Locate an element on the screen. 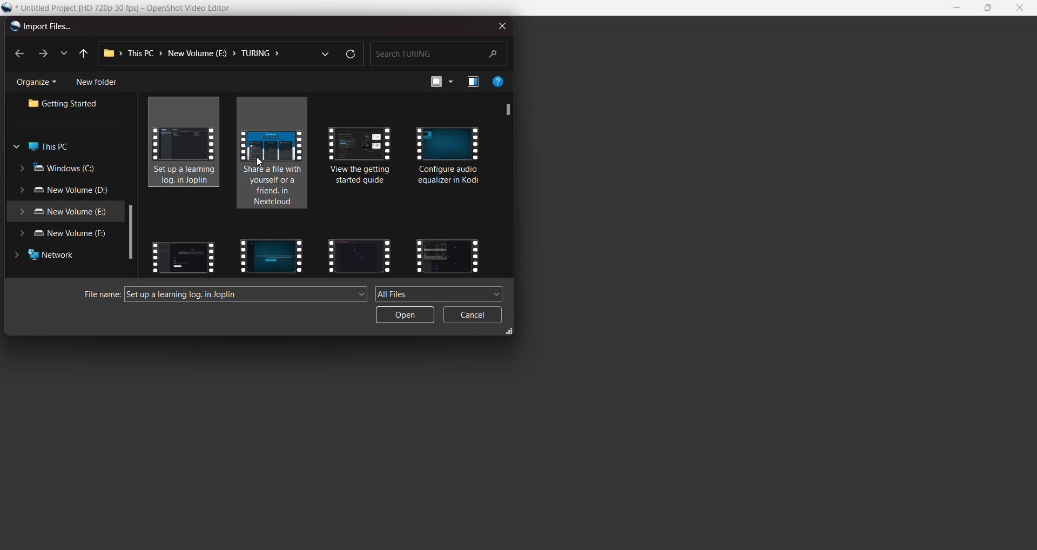 Image resolution: width=1037 pixels, height=550 pixels. cursor is located at coordinates (260, 160).